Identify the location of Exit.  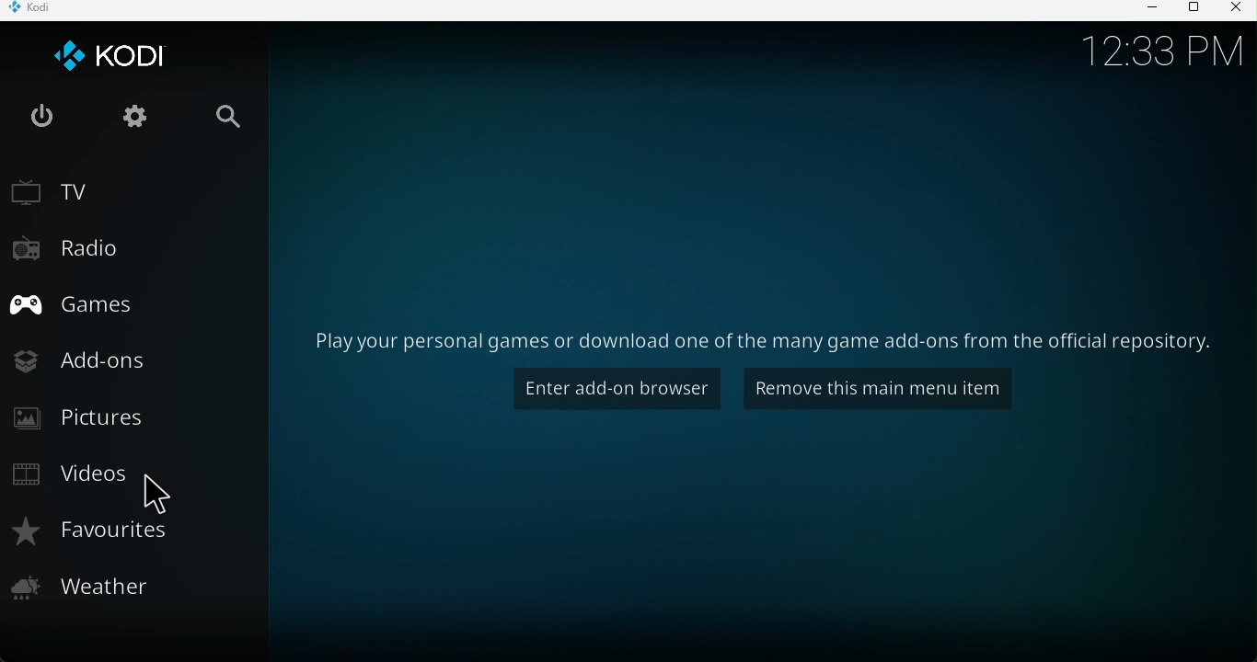
(48, 118).